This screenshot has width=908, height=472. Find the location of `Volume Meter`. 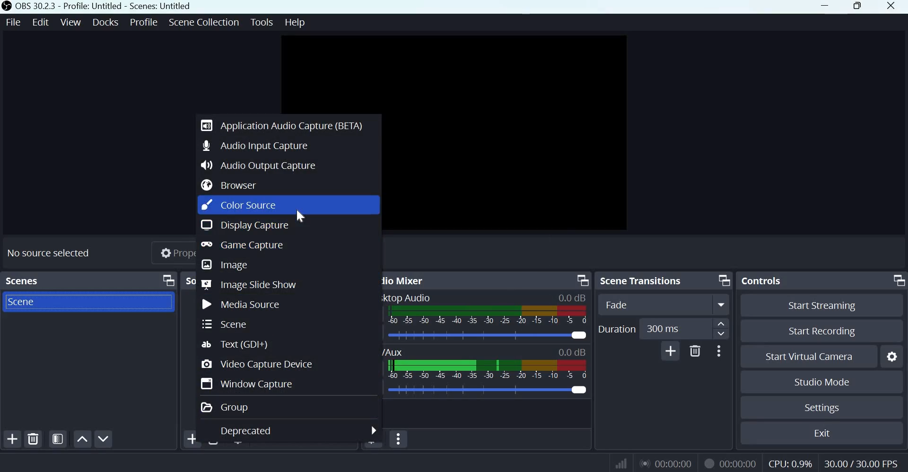

Volume Meter is located at coordinates (489, 315).